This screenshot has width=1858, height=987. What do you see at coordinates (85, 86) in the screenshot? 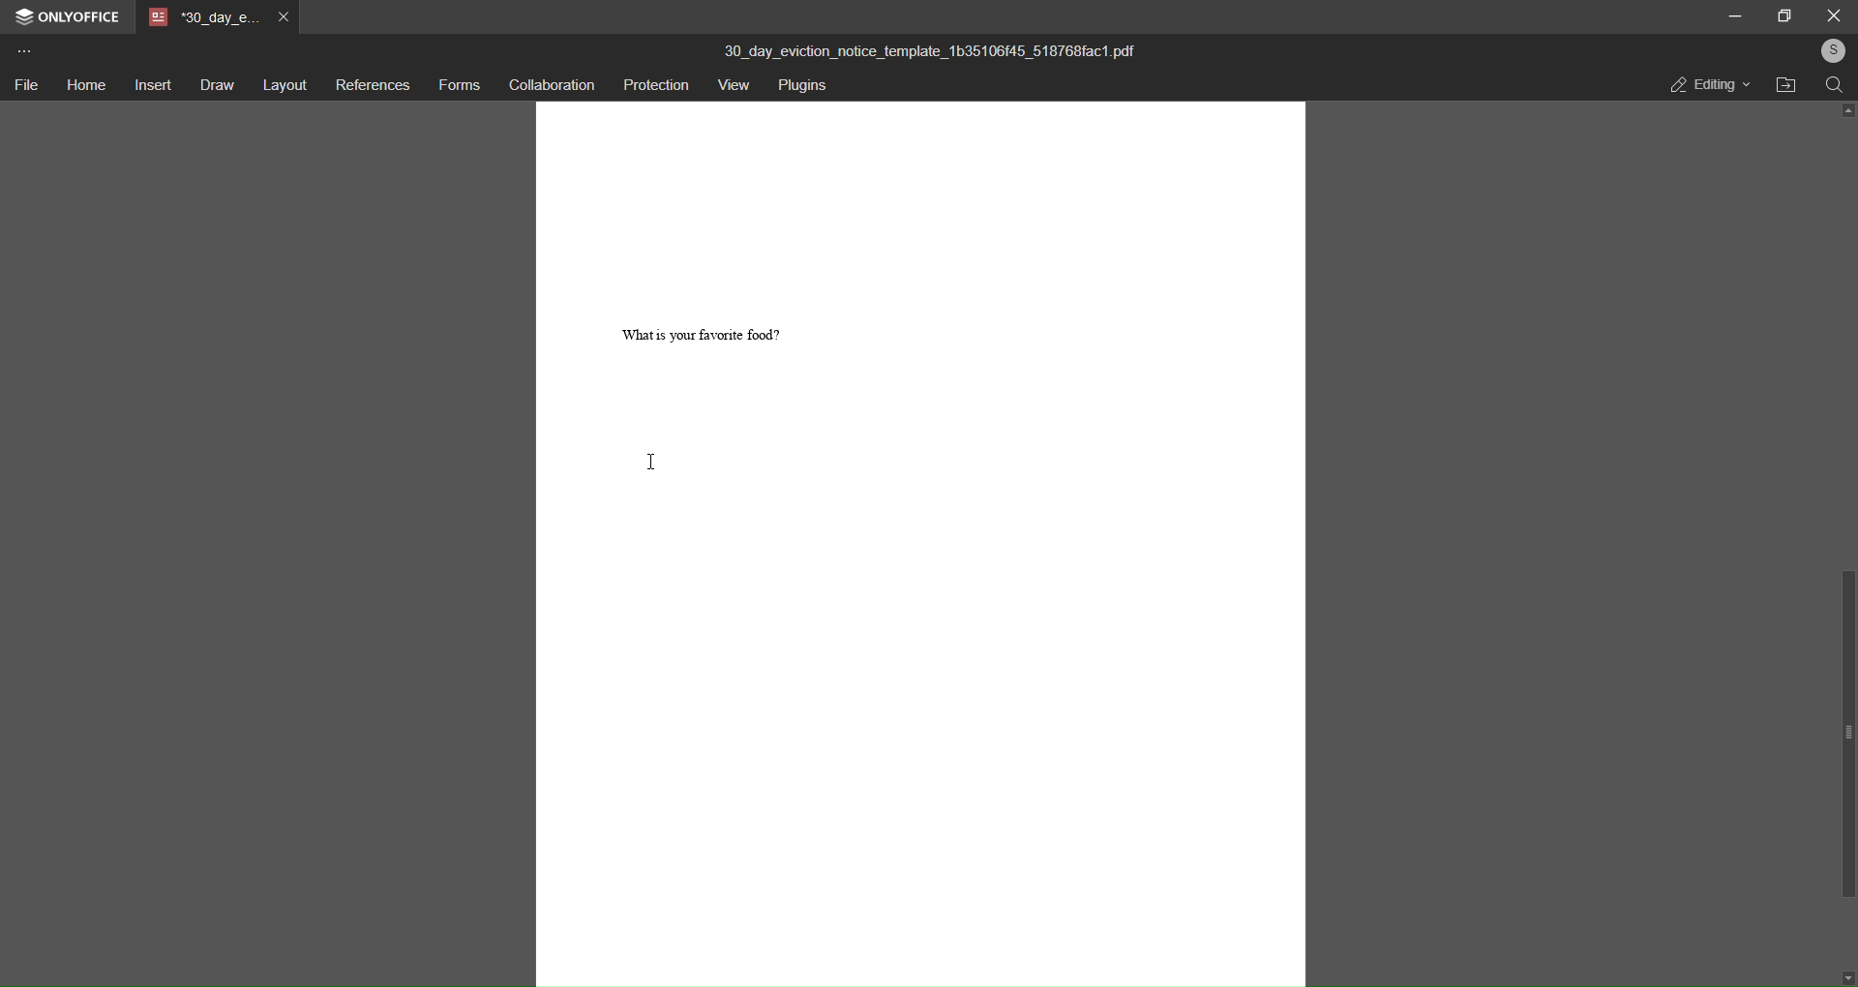
I see `home` at bounding box center [85, 86].